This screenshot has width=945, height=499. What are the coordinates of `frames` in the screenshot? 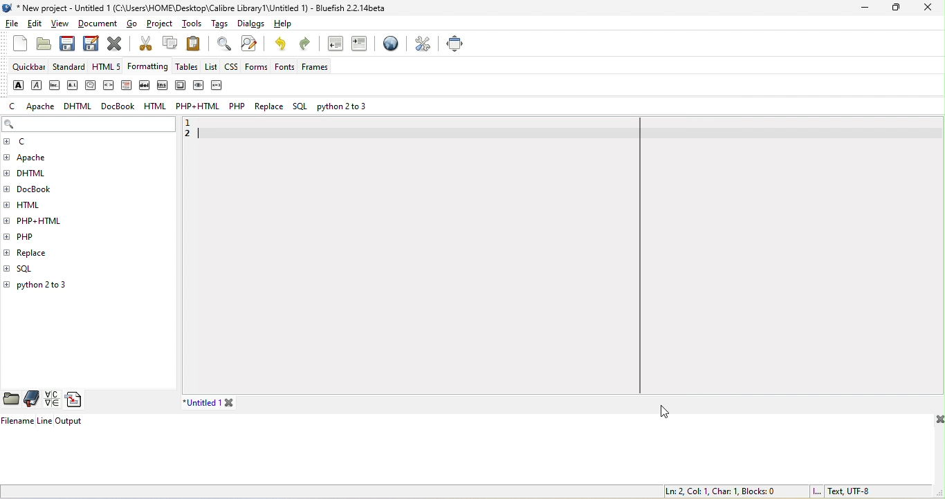 It's located at (315, 68).